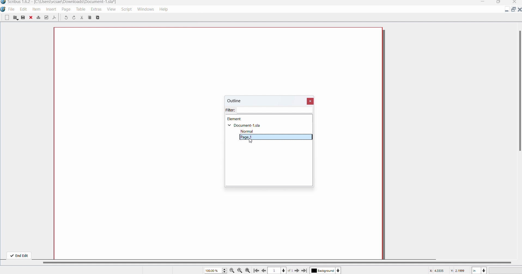  Describe the element at coordinates (12, 10) in the screenshot. I see `File` at that location.